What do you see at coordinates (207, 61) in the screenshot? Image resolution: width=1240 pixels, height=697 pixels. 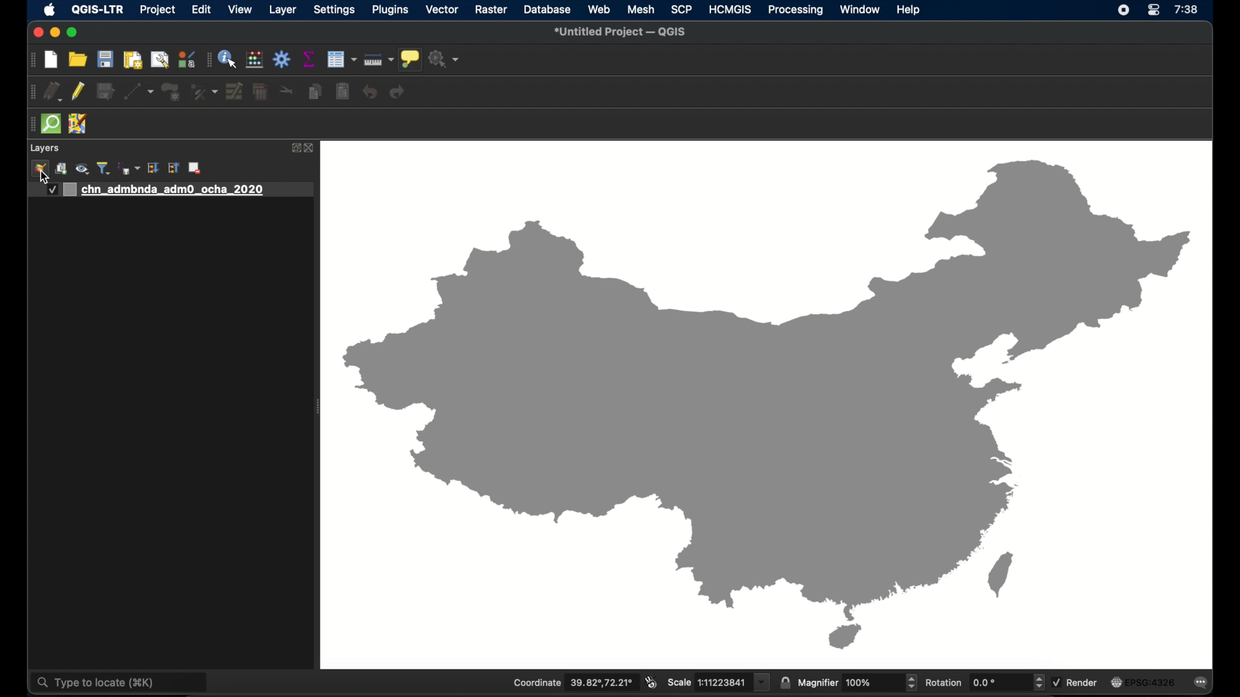 I see `drag handle` at bounding box center [207, 61].